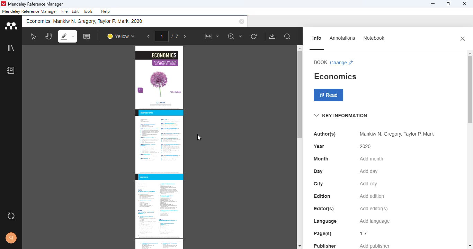 This screenshot has width=473, height=249. What do you see at coordinates (325, 221) in the screenshot?
I see `language` at bounding box center [325, 221].